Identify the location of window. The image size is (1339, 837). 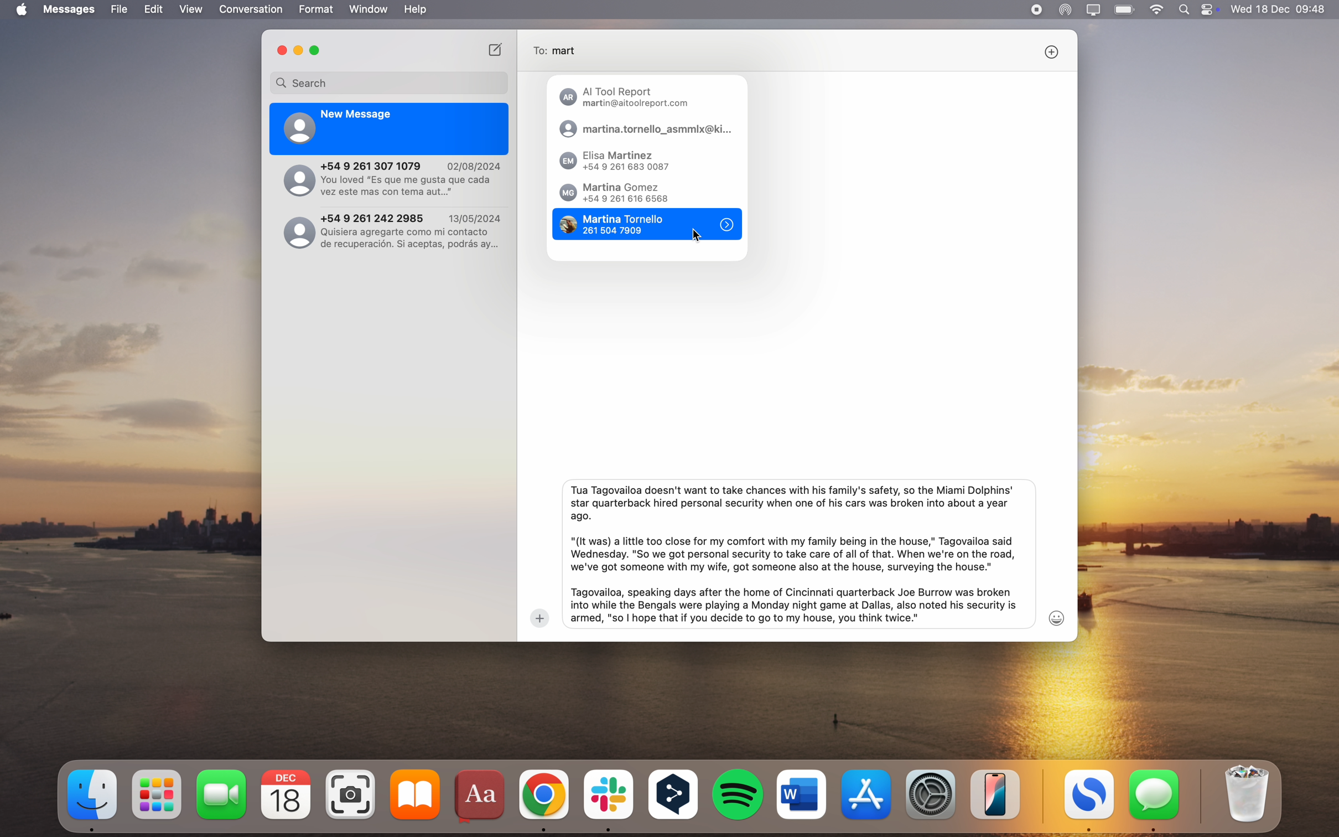
(369, 9).